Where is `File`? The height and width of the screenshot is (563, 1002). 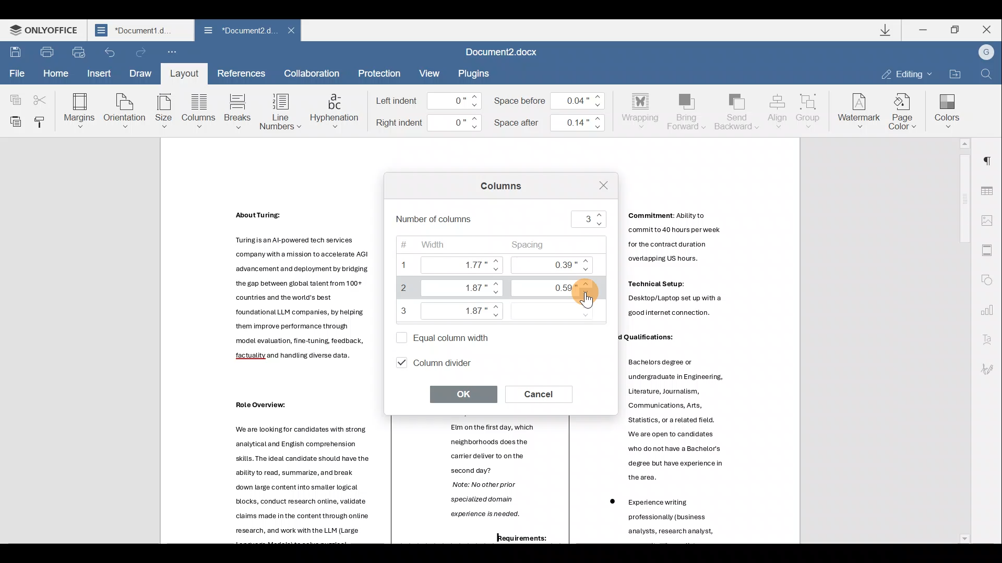
File is located at coordinates (15, 72).